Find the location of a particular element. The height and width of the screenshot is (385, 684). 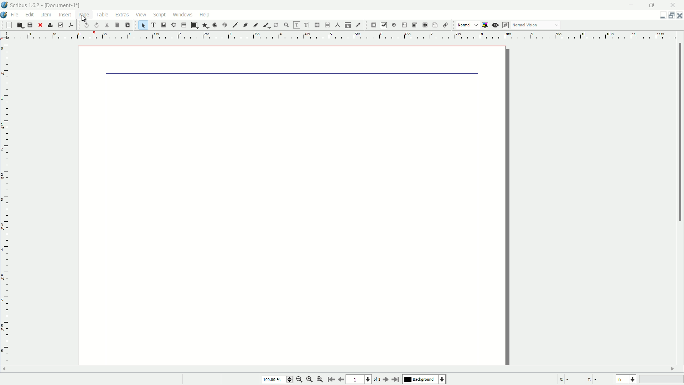

arc is located at coordinates (215, 25).